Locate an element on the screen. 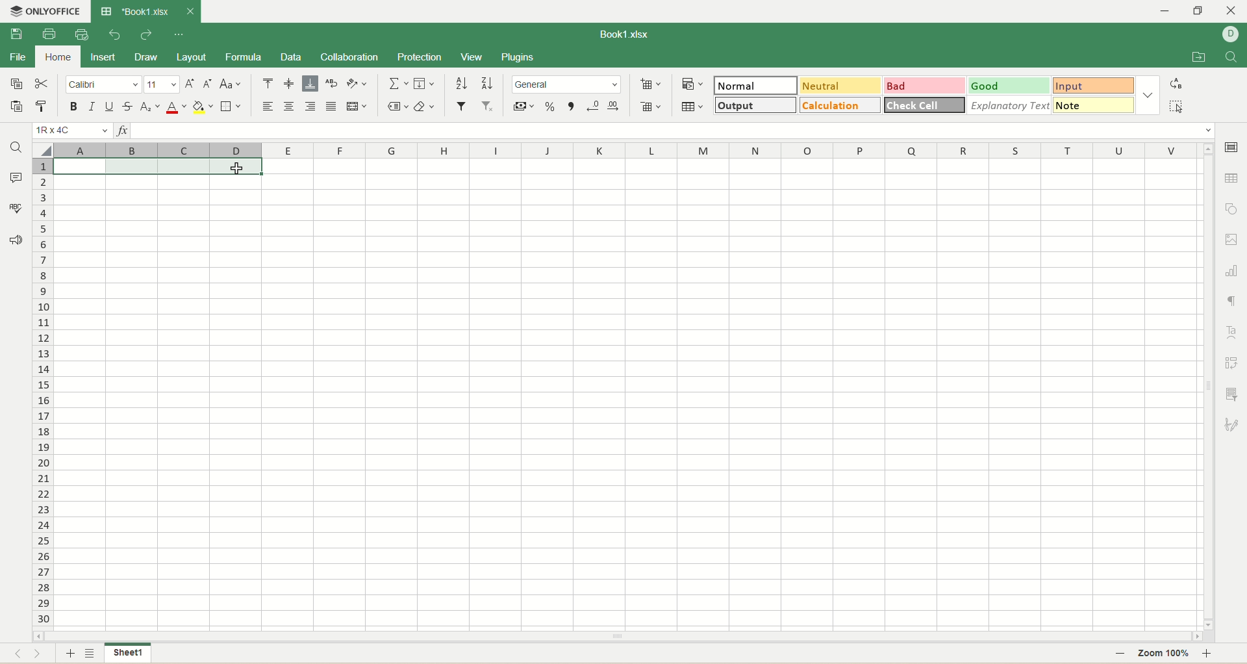  protection is located at coordinates (421, 58).